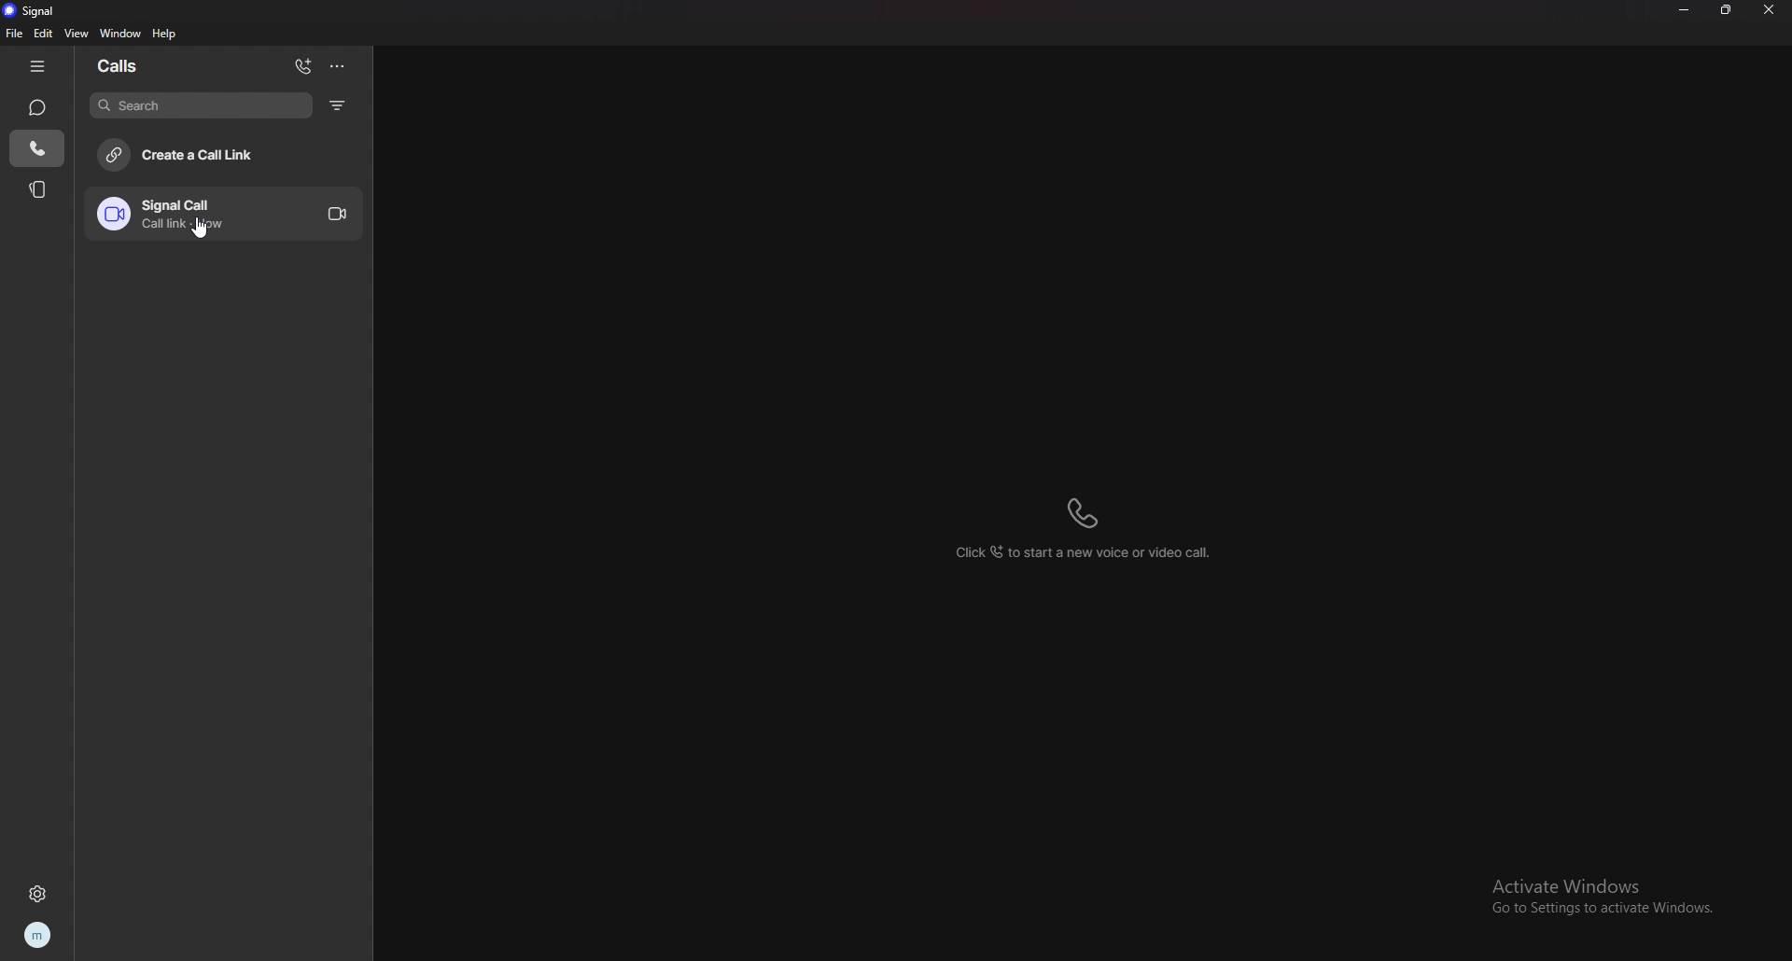 Image resolution: width=1792 pixels, height=961 pixels. Describe the element at coordinates (38, 107) in the screenshot. I see `chat` at that location.